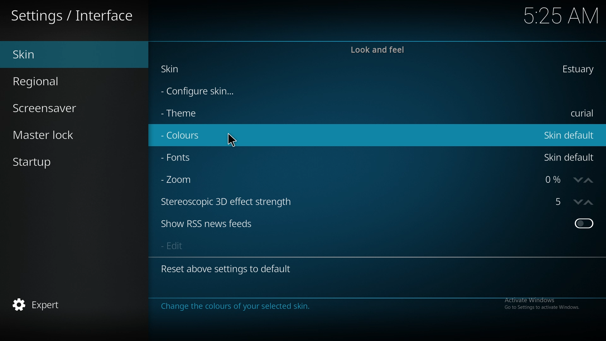 The width and height of the screenshot is (606, 341). What do you see at coordinates (184, 68) in the screenshot?
I see `skin` at bounding box center [184, 68].